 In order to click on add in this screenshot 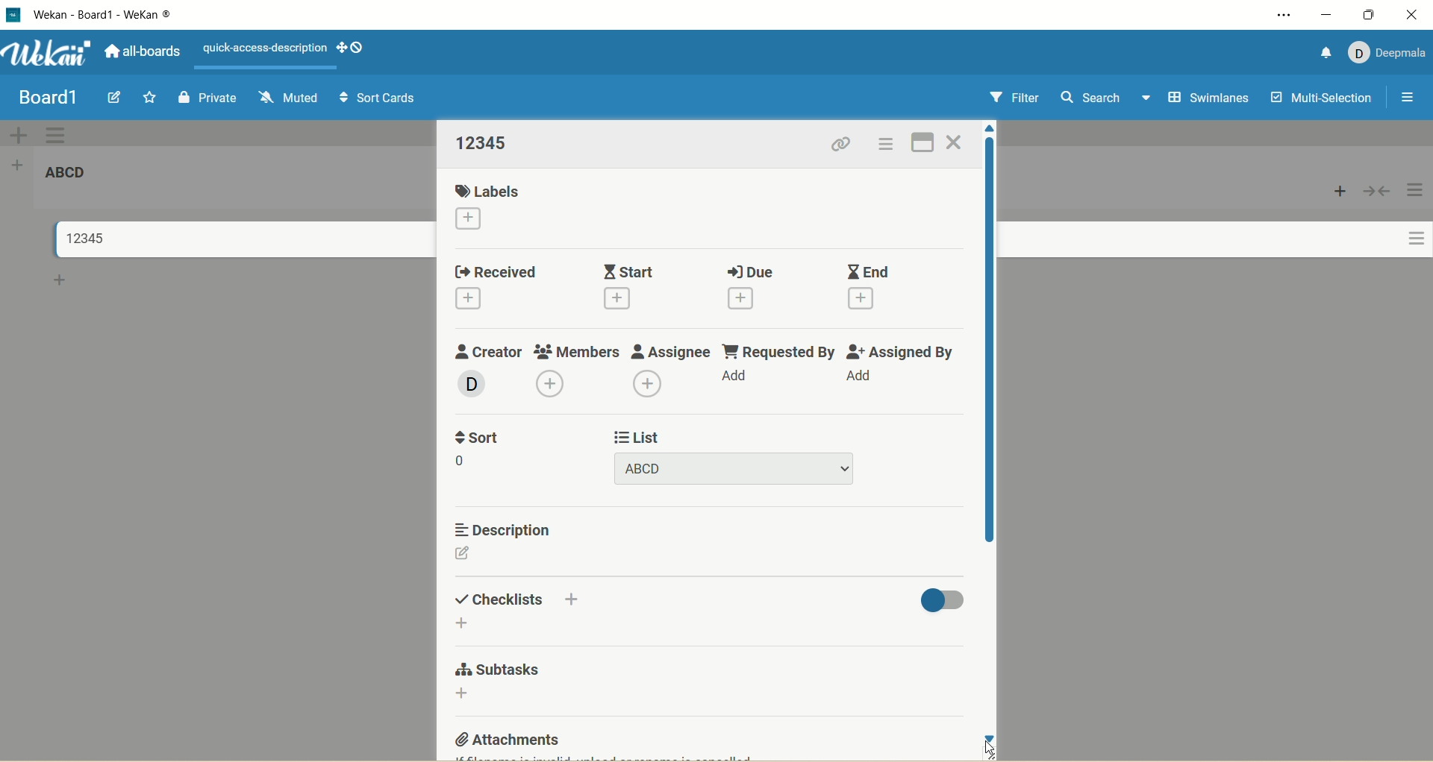, I will do `click(575, 599)`.